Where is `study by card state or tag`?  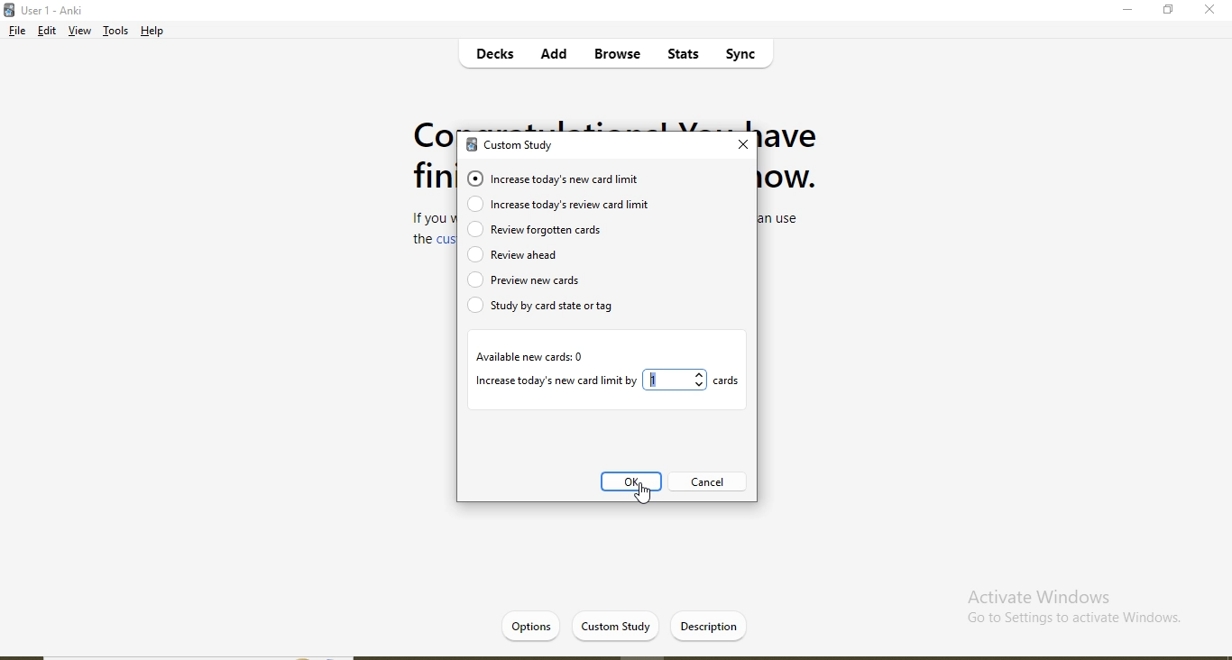
study by card state or tag is located at coordinates (553, 308).